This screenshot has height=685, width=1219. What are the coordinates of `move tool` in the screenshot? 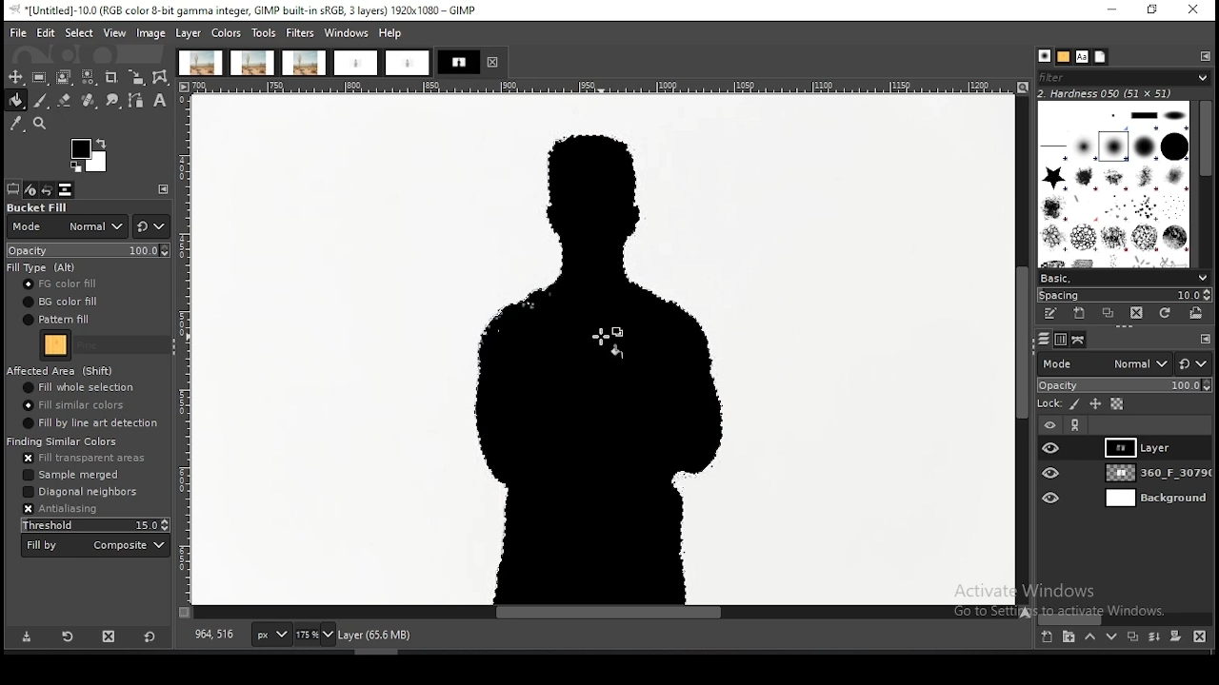 It's located at (15, 77).